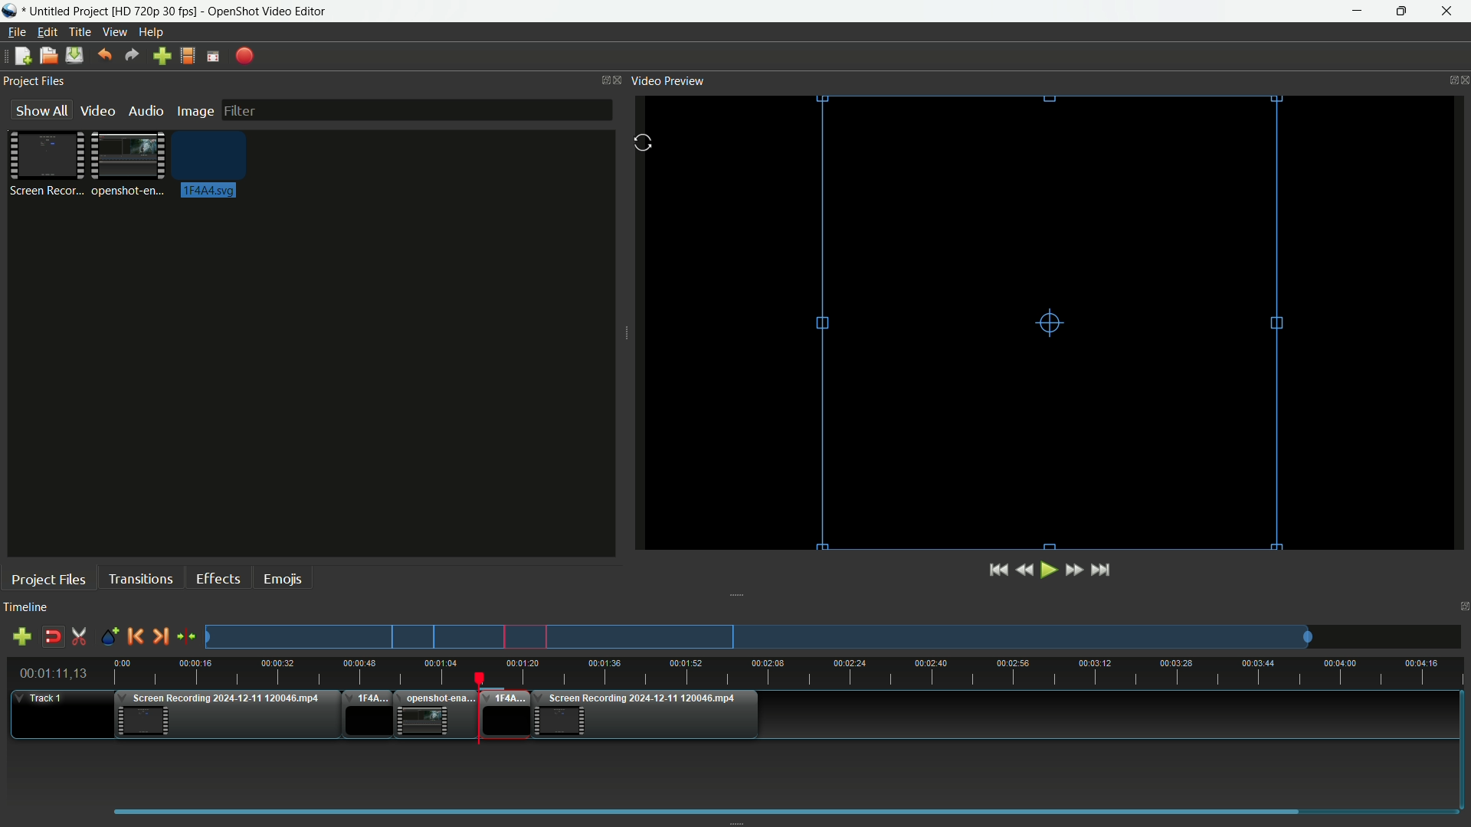  What do you see at coordinates (996, 570) in the screenshot?
I see `Jump to start` at bounding box center [996, 570].